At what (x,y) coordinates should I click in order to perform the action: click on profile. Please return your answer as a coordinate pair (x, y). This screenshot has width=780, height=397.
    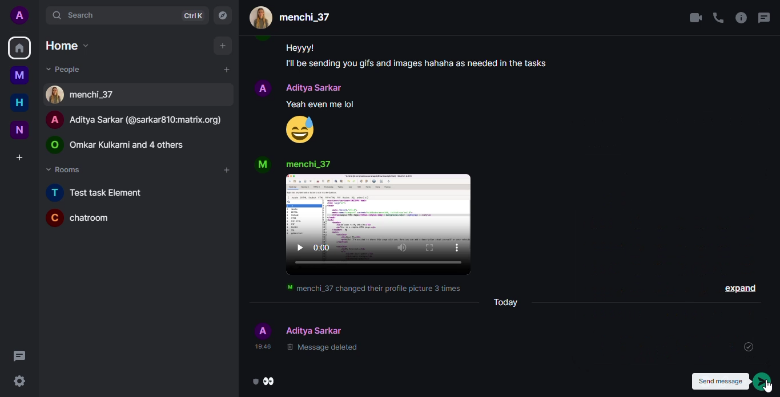
    Looking at the image, I should click on (263, 86).